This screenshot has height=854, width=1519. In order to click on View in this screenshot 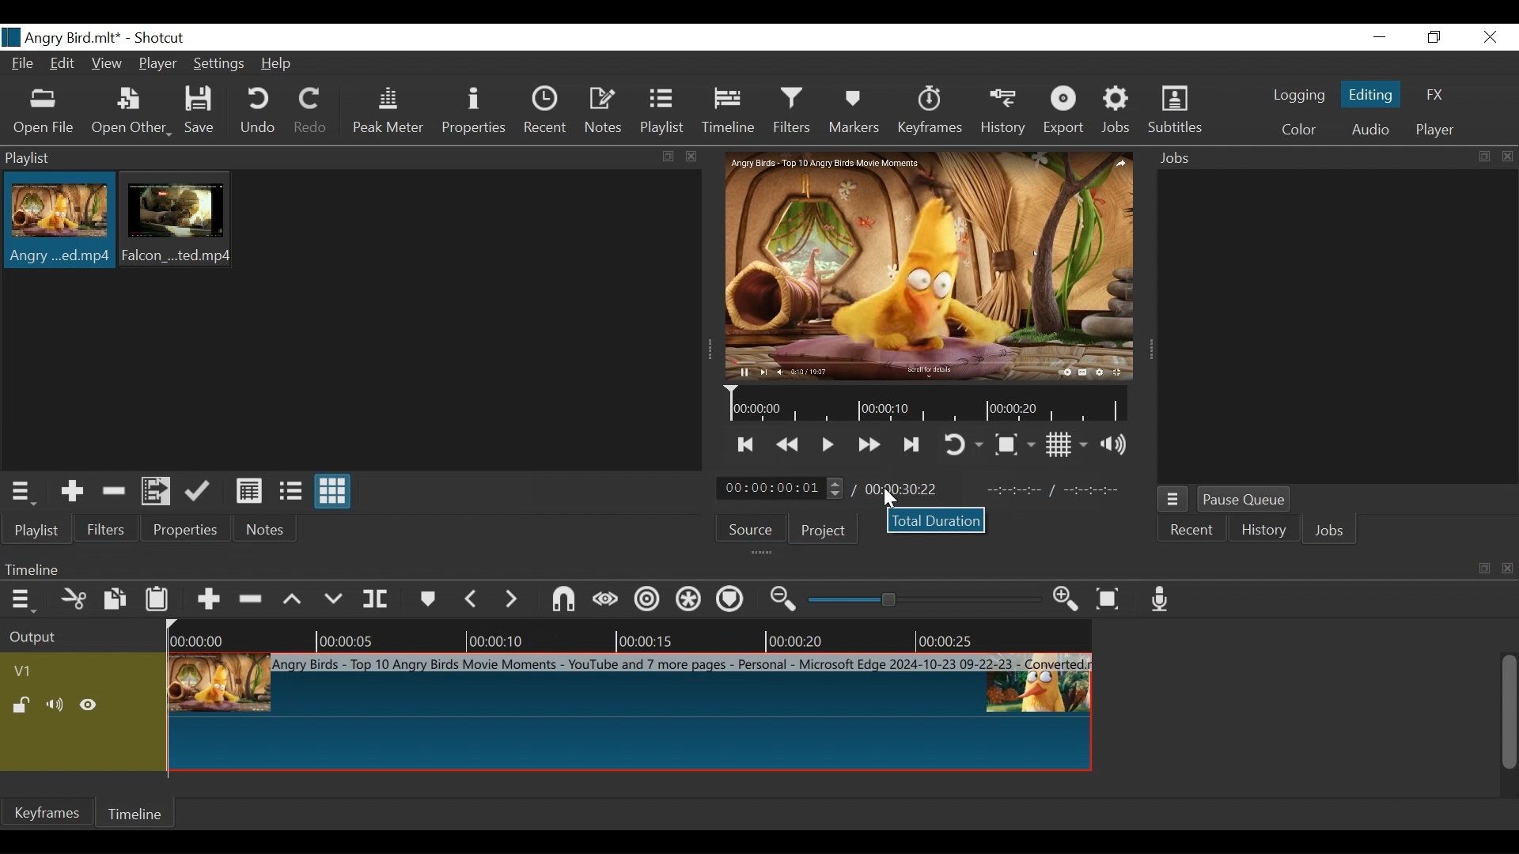, I will do `click(107, 66)`.